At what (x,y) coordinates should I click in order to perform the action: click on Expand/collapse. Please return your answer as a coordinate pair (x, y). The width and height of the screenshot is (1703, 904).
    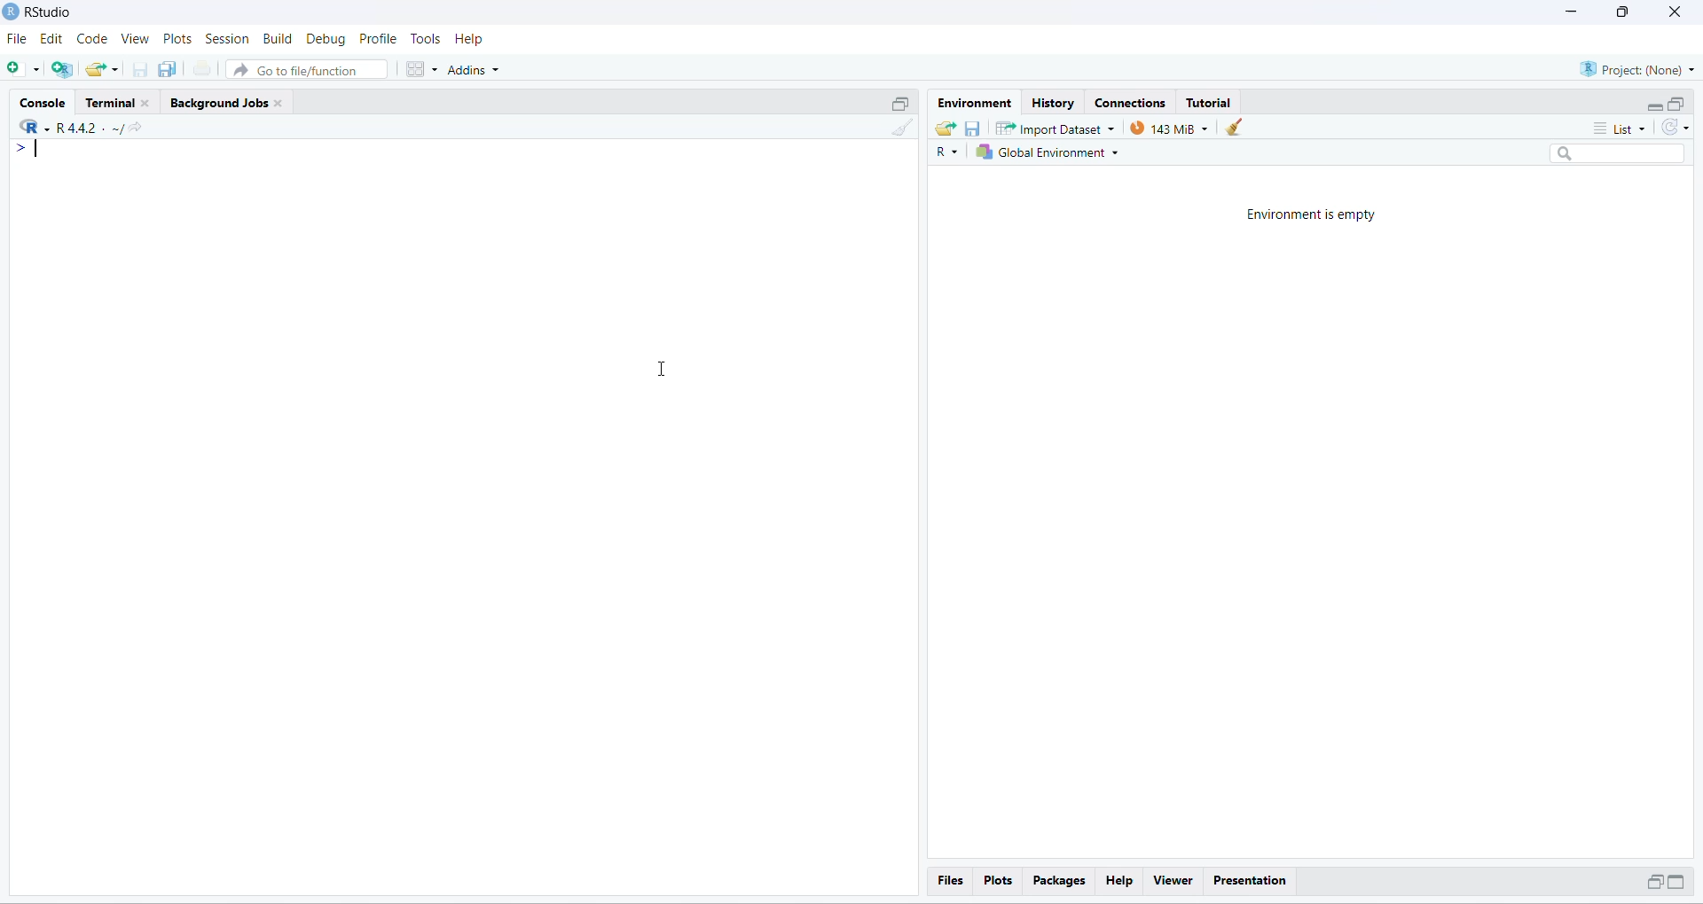
    Looking at the image, I should click on (1676, 881).